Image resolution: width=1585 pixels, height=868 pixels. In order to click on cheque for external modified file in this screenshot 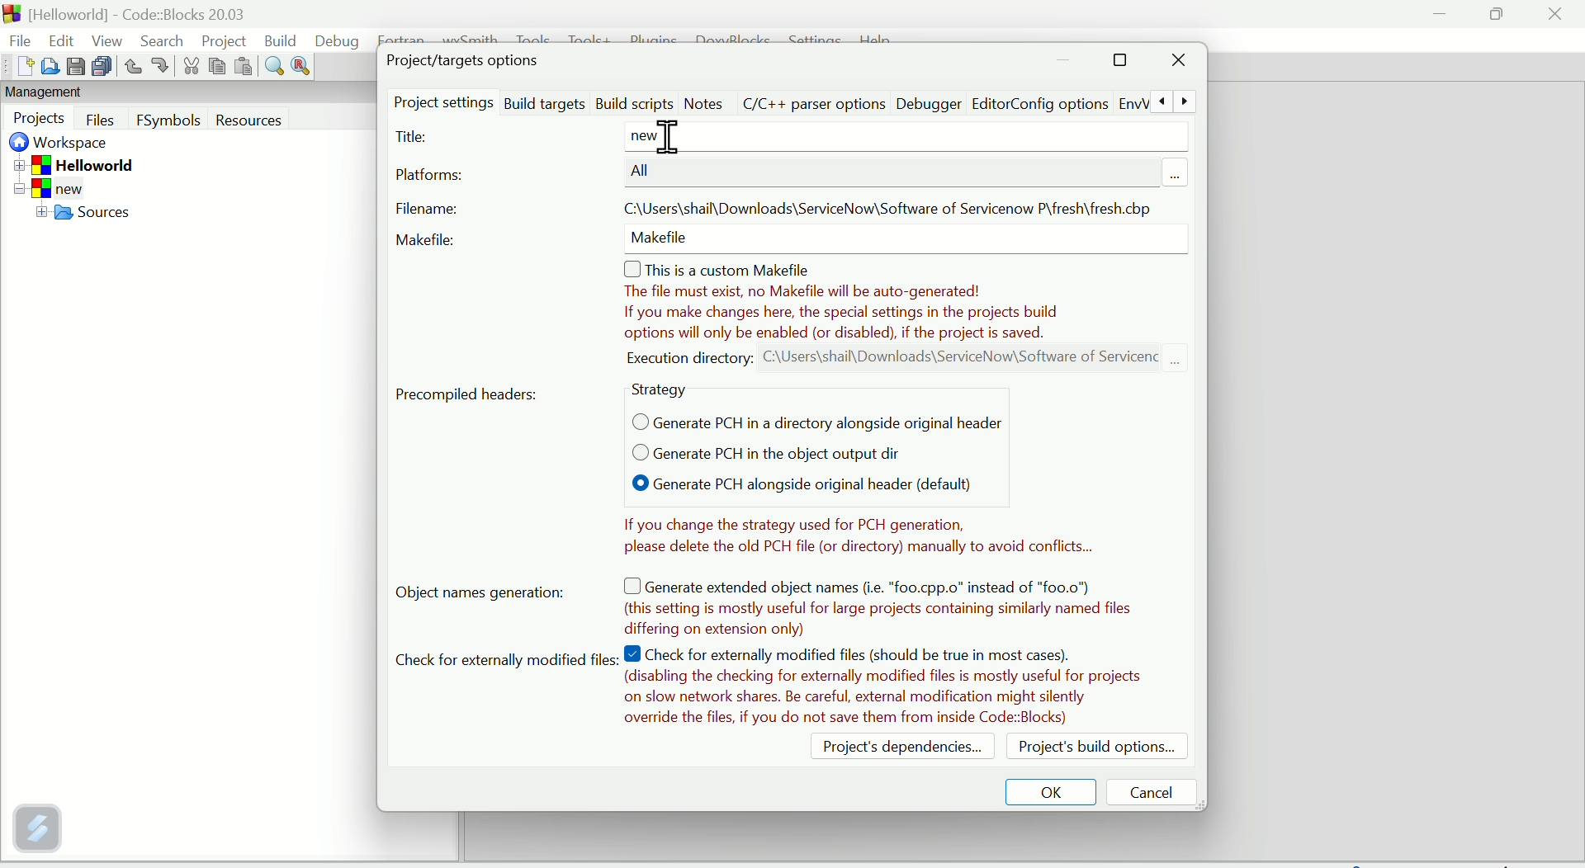, I will do `click(504, 662)`.